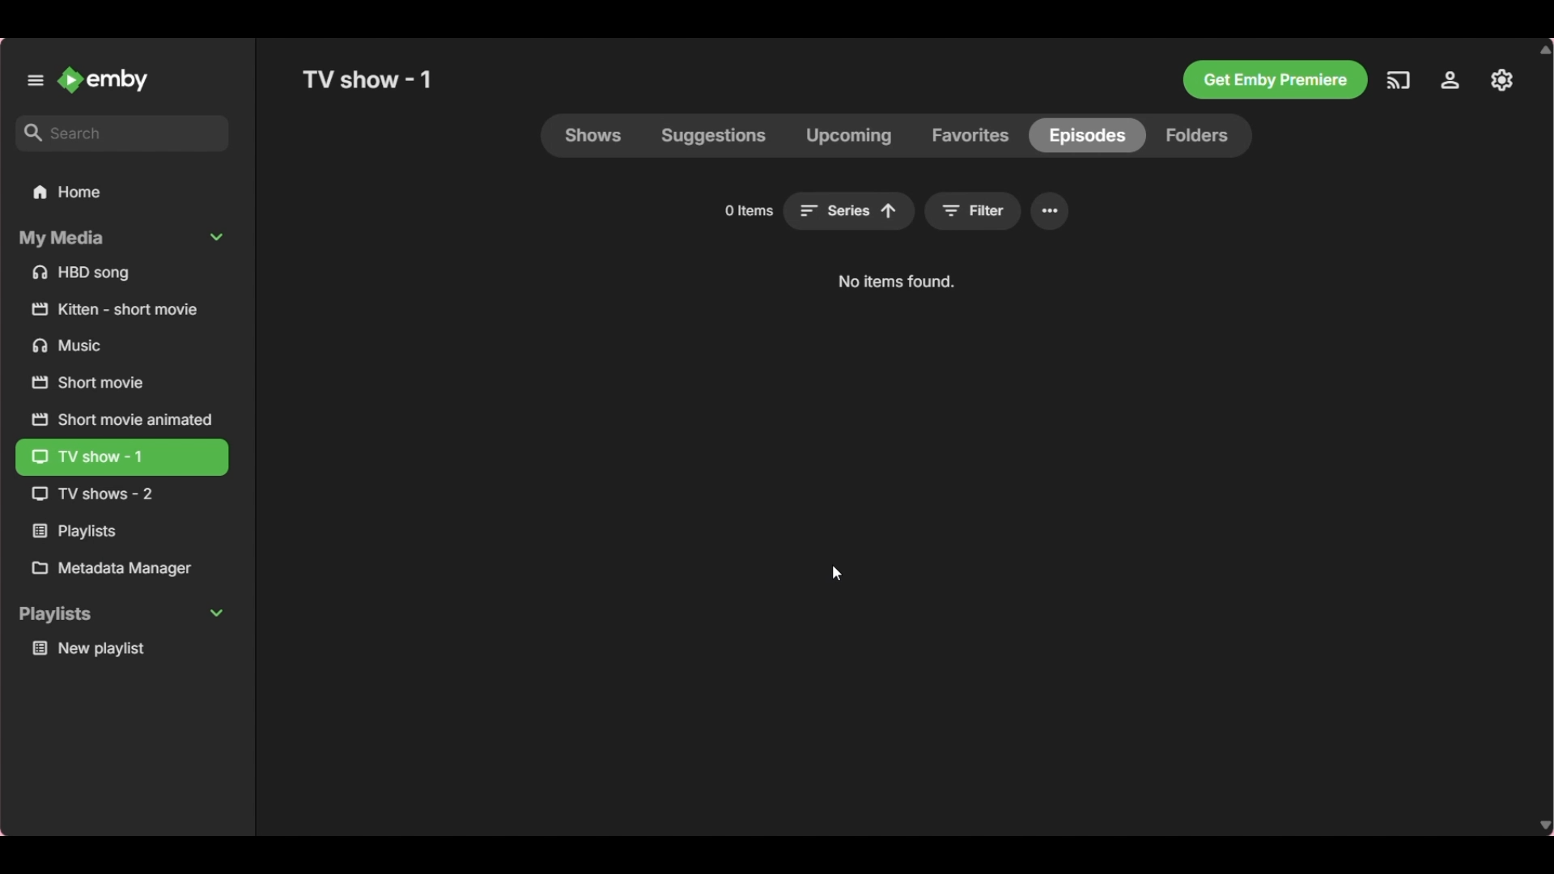 This screenshot has width=1554, height=874. I want to click on Short film, so click(121, 418).